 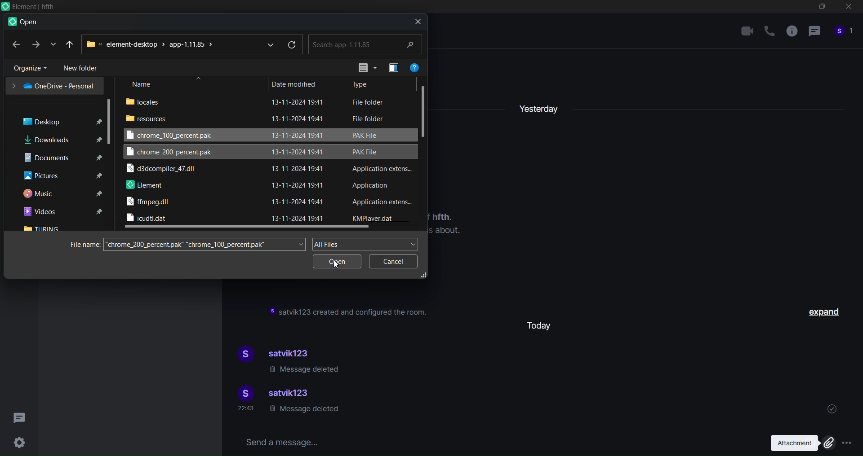 I want to click on instruction, so click(x=350, y=312).